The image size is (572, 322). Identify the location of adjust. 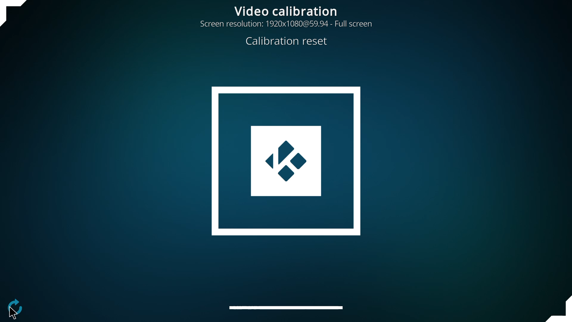
(20, 13).